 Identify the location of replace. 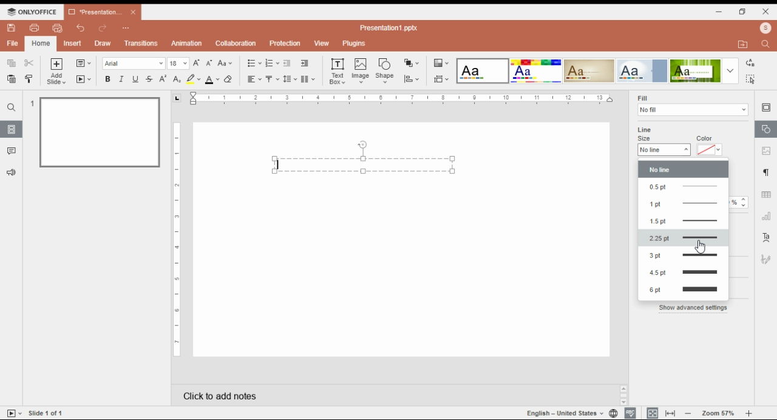
(751, 62).